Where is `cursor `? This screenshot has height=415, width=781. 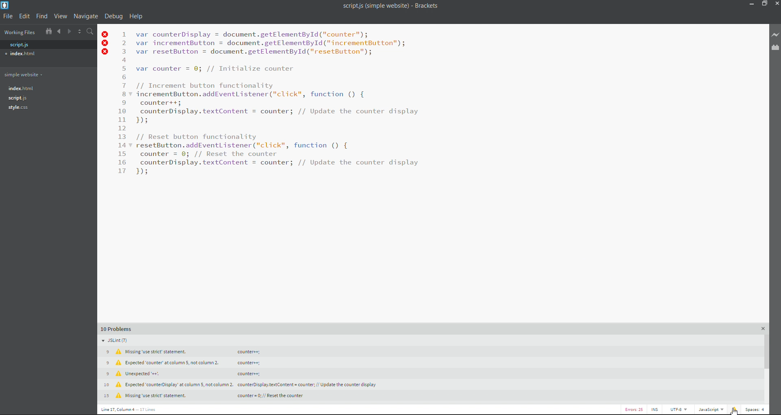 cursor  is located at coordinates (735, 411).